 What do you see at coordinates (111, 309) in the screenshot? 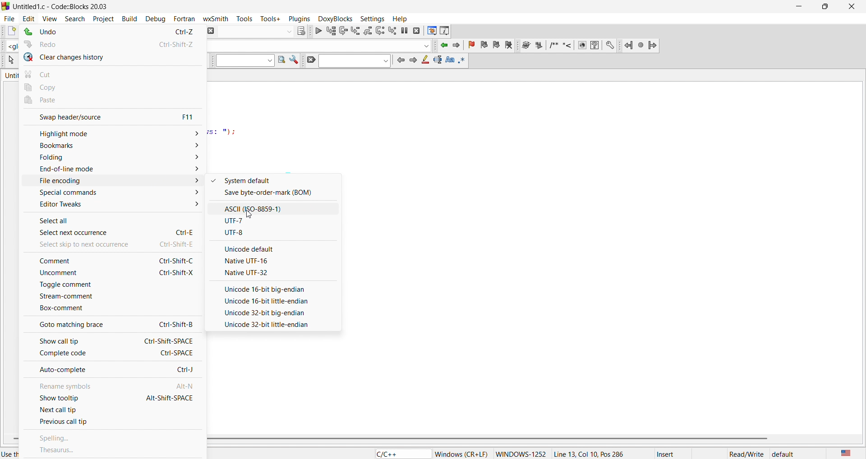
I see `box comment ` at bounding box center [111, 309].